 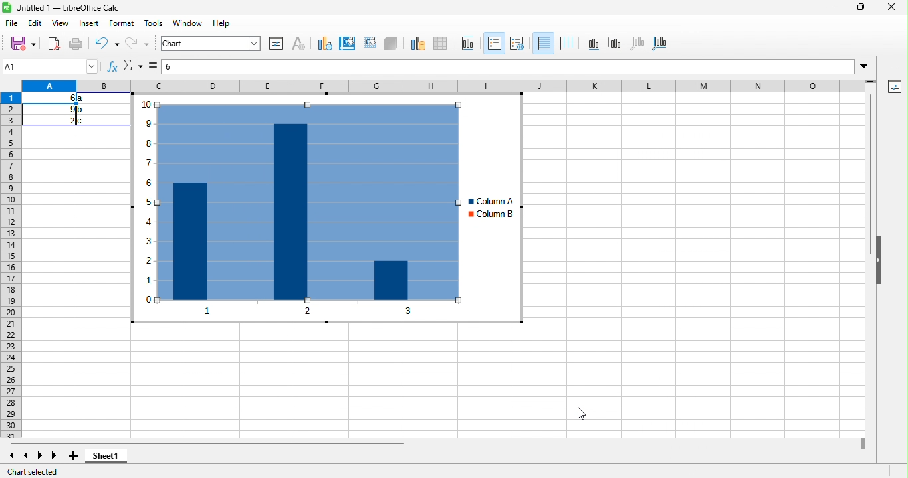 What do you see at coordinates (148, 213) in the screenshot?
I see `y axis vales` at bounding box center [148, 213].